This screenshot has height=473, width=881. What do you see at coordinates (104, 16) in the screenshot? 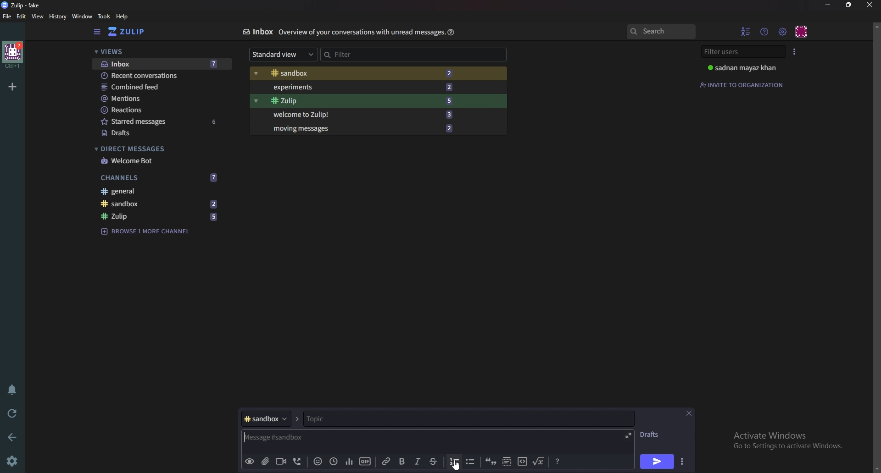
I see `Tools` at bounding box center [104, 16].